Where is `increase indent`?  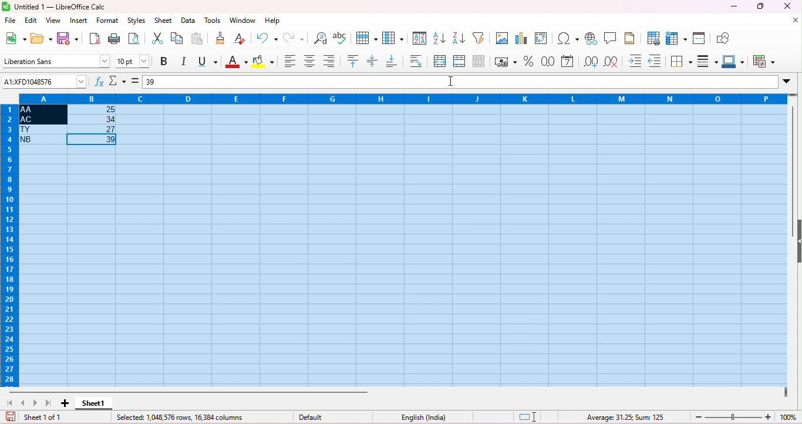 increase indent is located at coordinates (636, 60).